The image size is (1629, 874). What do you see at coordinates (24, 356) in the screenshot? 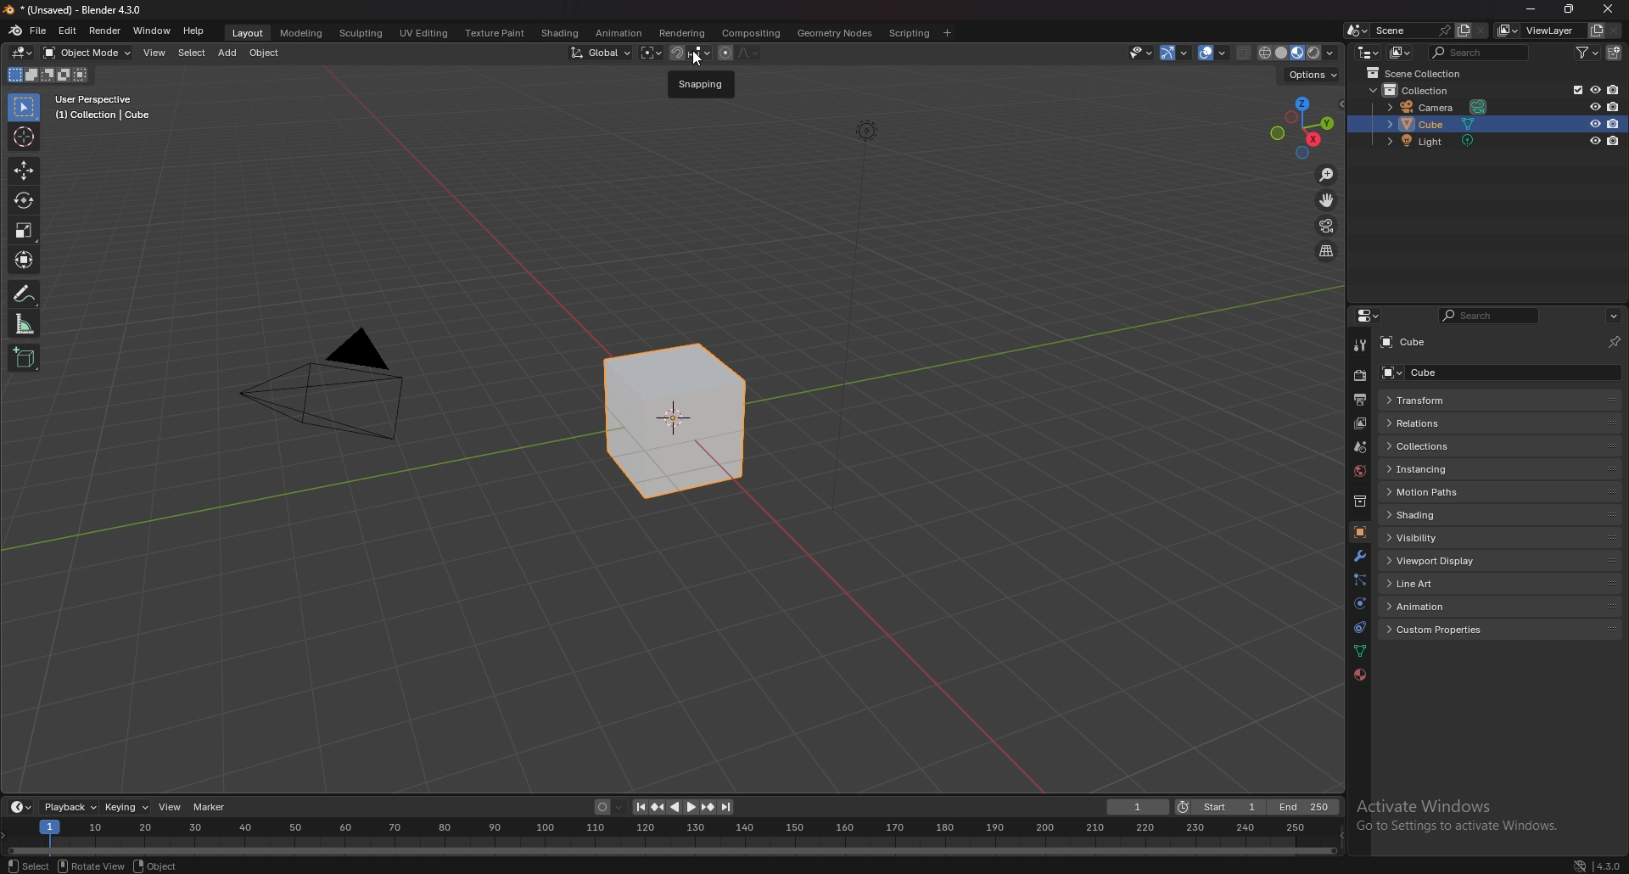
I see `add cube` at bounding box center [24, 356].